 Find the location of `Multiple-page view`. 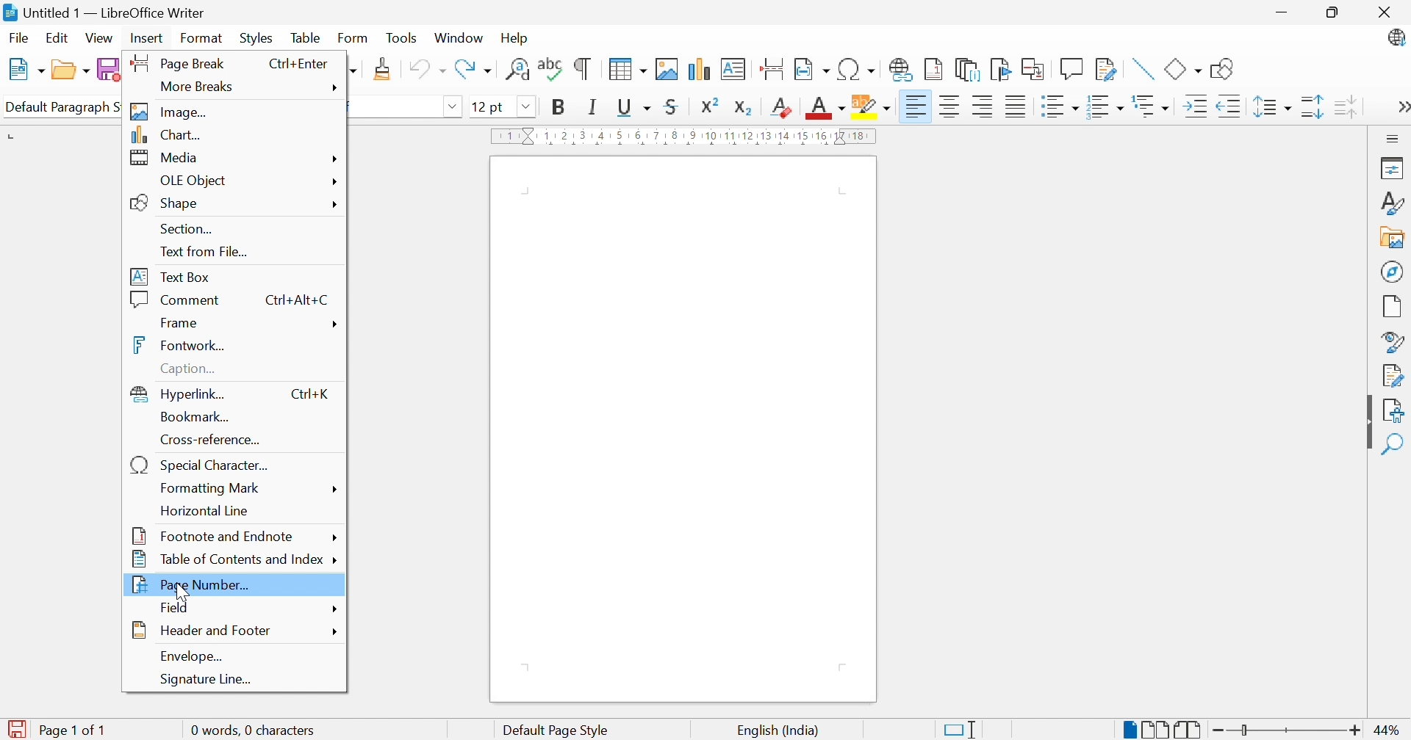

Multiple-page view is located at coordinates (1159, 730).